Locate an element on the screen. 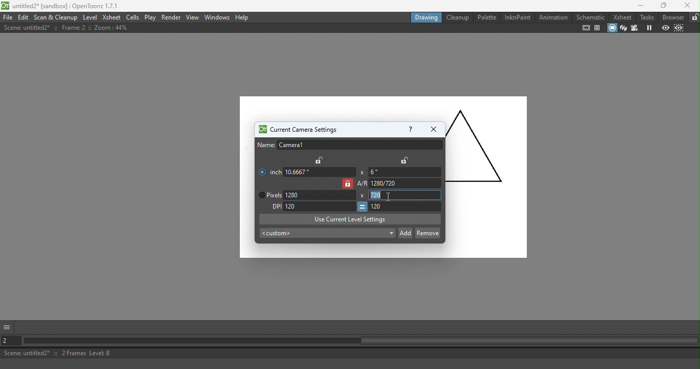 The height and width of the screenshot is (369, 700). canvas is located at coordinates (341, 108).